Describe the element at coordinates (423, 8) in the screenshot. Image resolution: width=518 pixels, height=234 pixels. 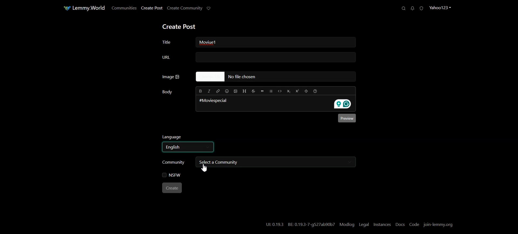
I see `Unread Report` at that location.